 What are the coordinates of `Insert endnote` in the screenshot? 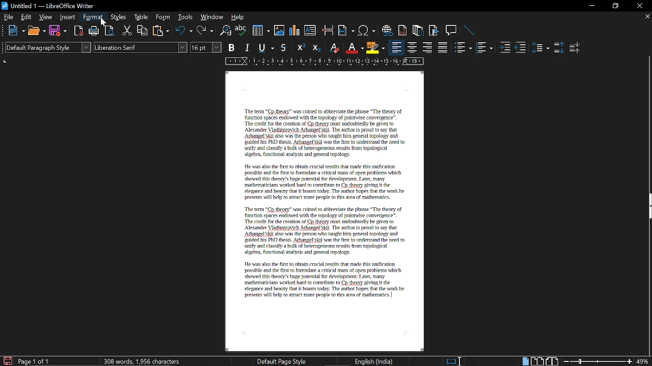 It's located at (402, 30).